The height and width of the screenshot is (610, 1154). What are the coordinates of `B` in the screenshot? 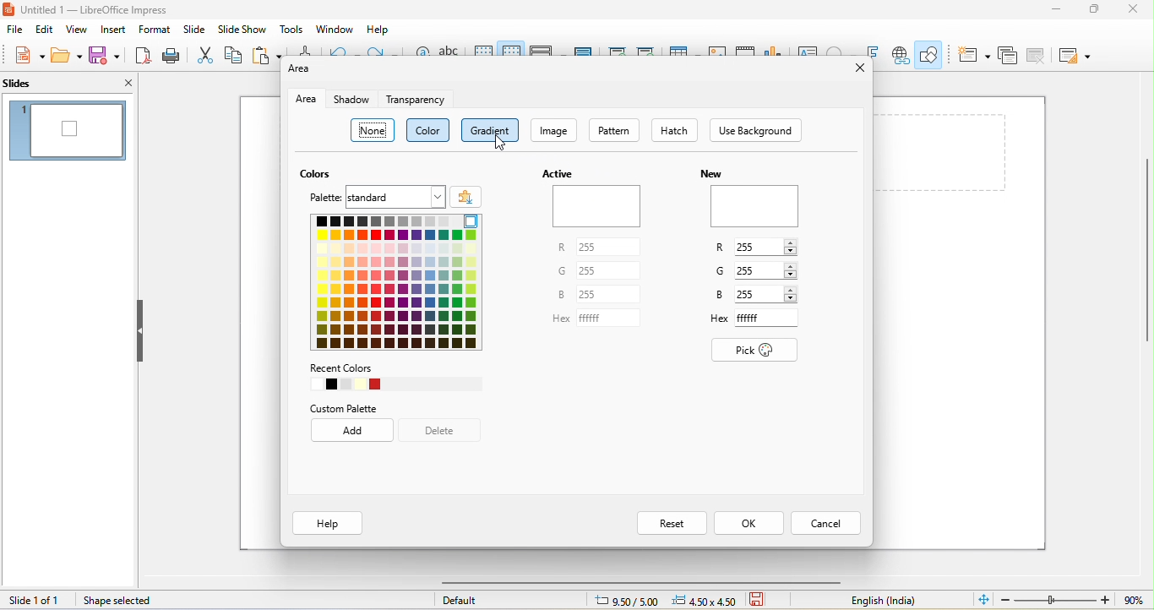 It's located at (562, 296).